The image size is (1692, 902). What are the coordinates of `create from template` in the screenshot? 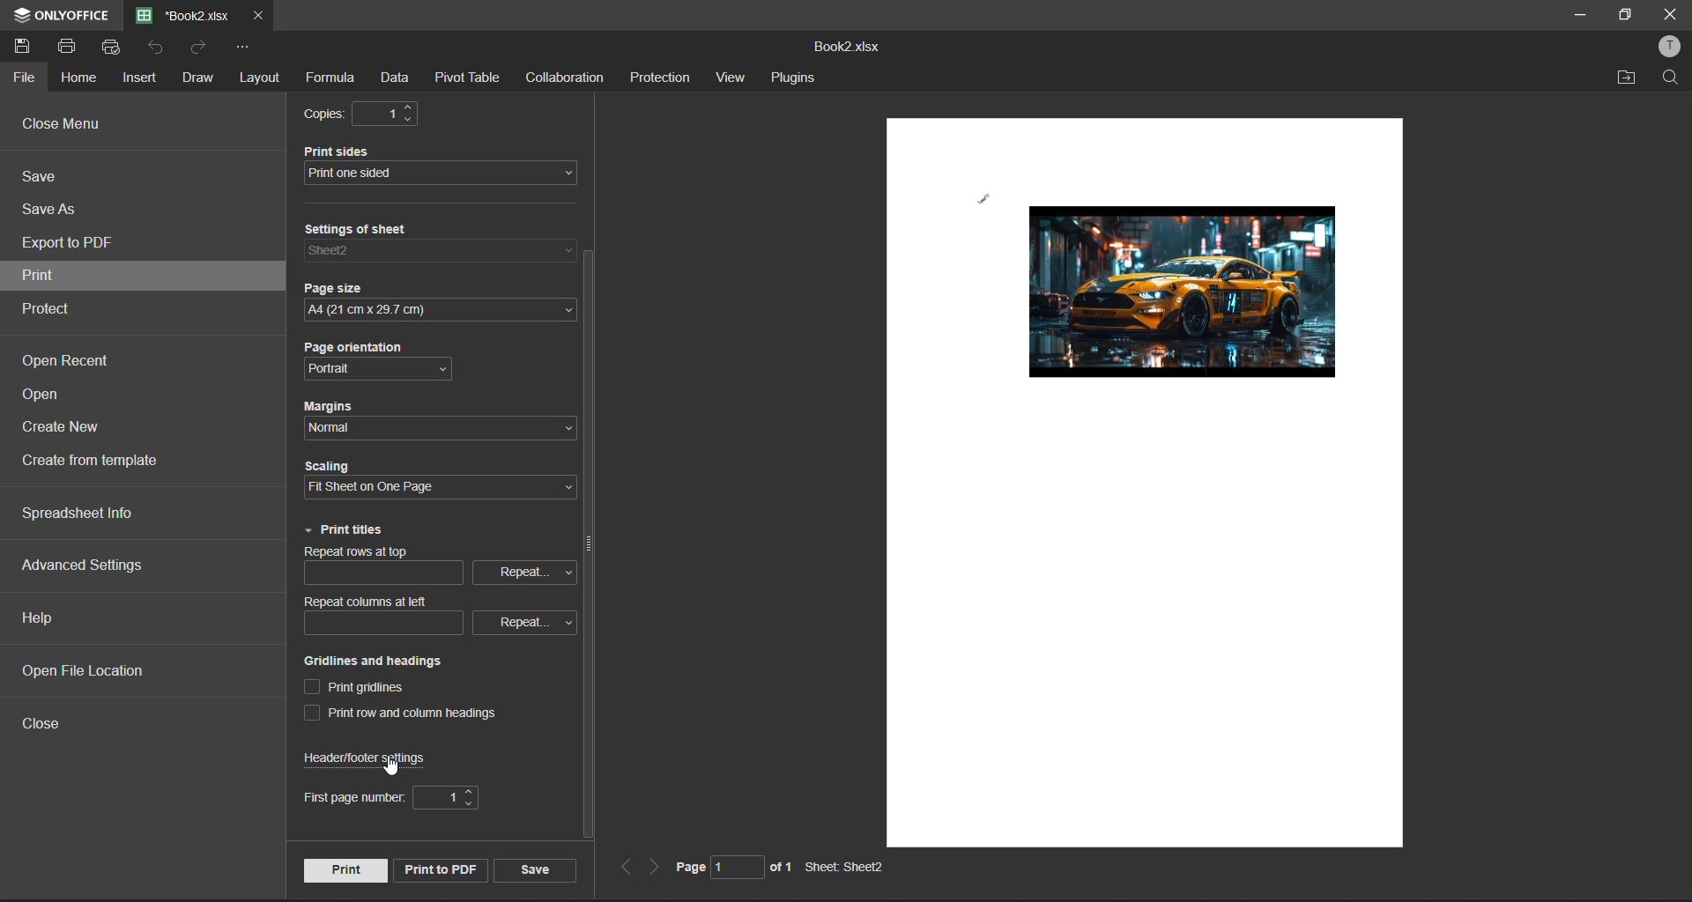 It's located at (100, 462).